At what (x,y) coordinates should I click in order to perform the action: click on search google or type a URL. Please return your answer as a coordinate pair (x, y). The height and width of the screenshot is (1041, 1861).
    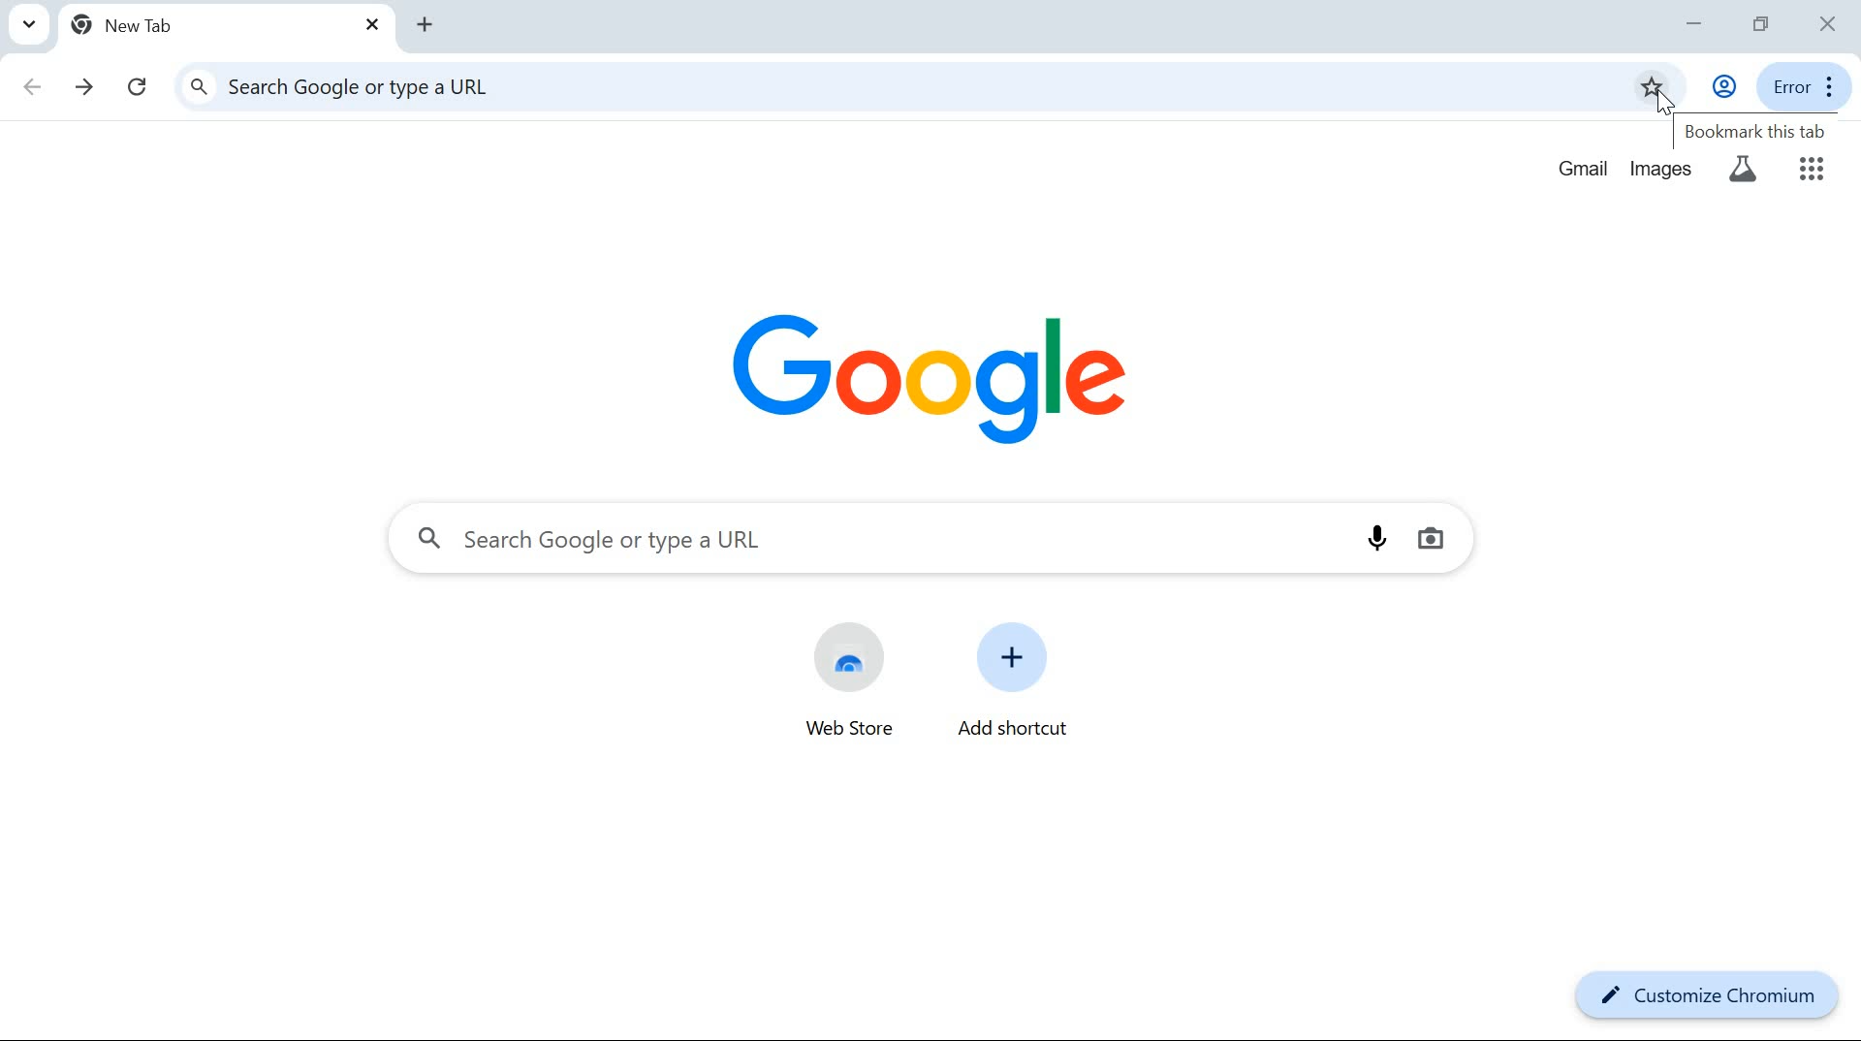
    Looking at the image, I should click on (878, 541).